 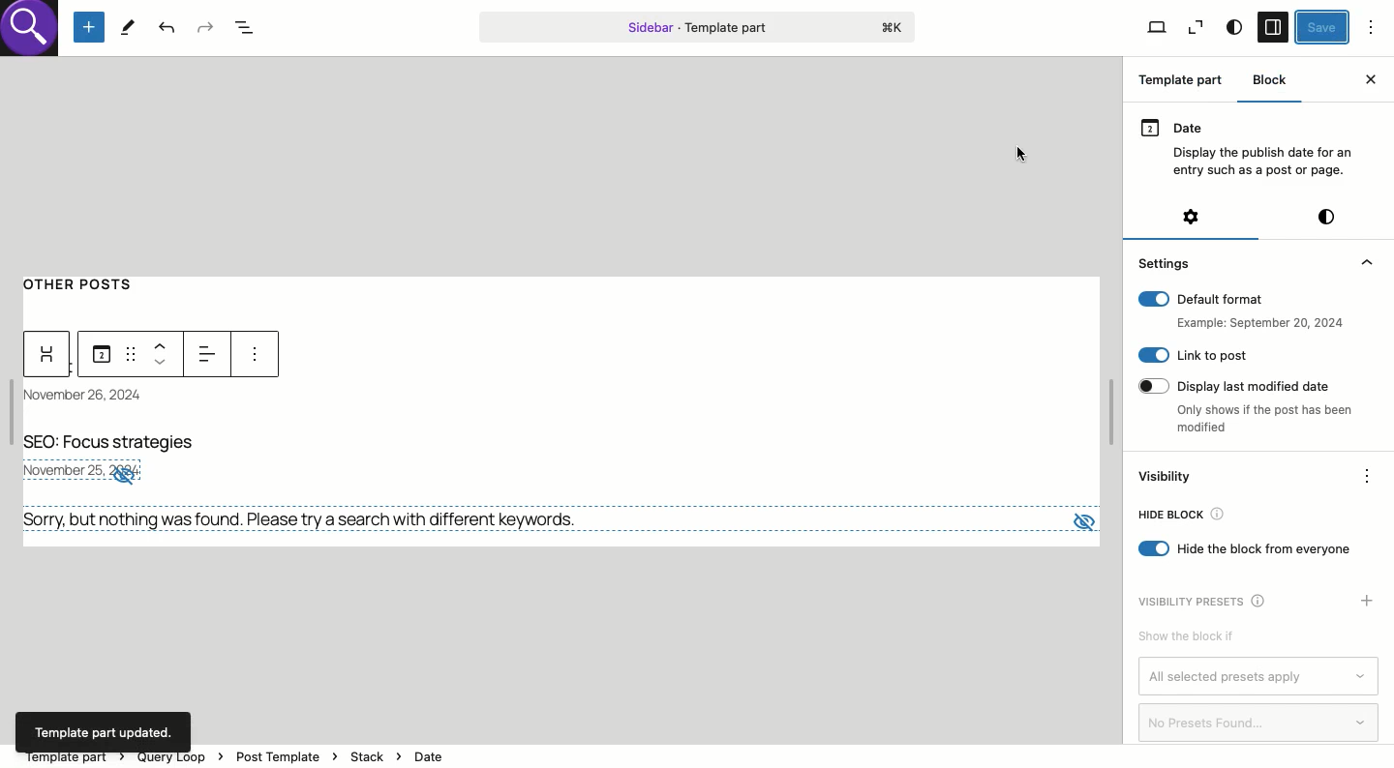 I want to click on Tools, so click(x=128, y=26).